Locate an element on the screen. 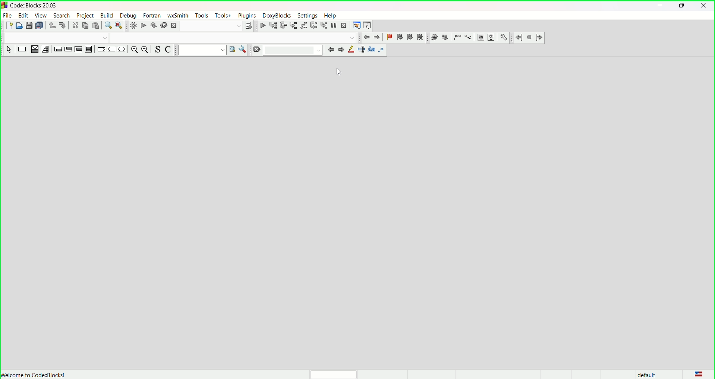 Image resolution: width=715 pixels, height=379 pixels. textbox is located at coordinates (293, 51).